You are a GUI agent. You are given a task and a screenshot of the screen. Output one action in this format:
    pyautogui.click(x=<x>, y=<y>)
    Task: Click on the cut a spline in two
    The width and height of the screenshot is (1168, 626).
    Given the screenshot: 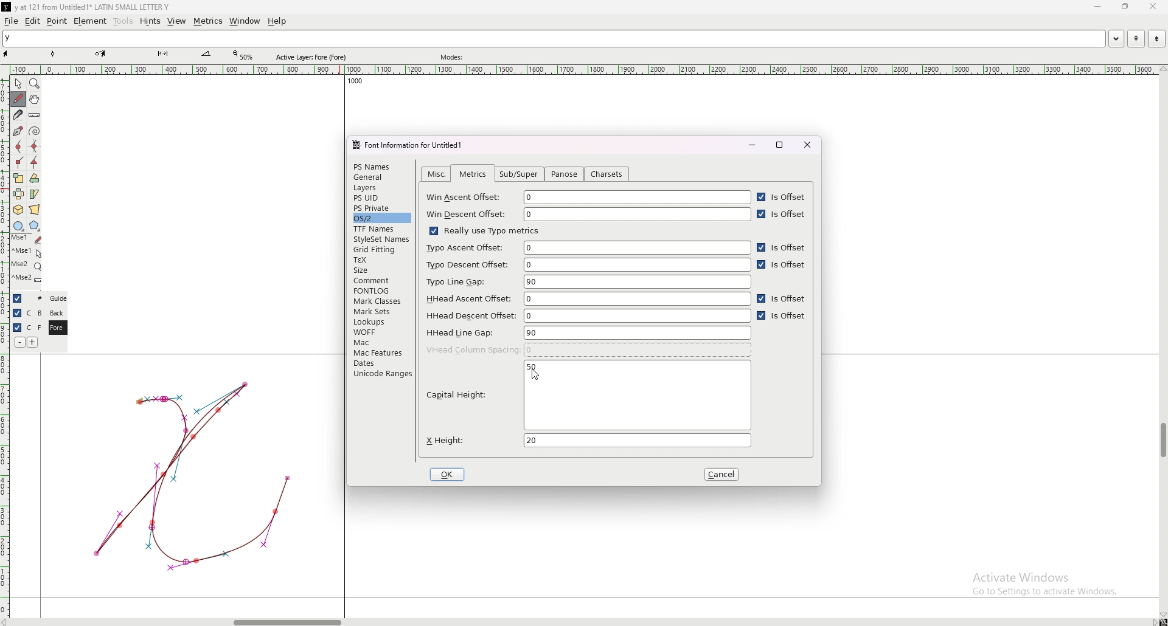 What is the action you would take?
    pyautogui.click(x=17, y=115)
    